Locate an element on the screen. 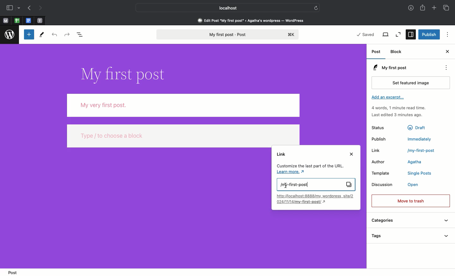 The height and width of the screenshot is (276, 455). Single Posts is located at coordinates (419, 173).